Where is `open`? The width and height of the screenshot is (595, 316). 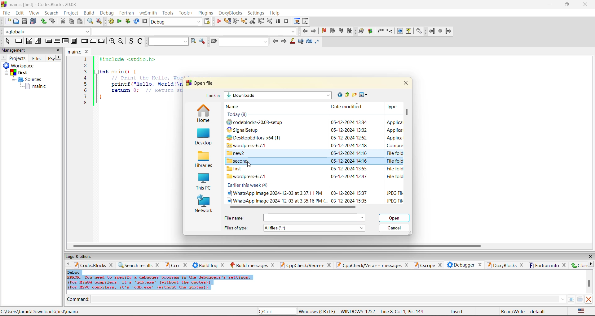 open is located at coordinates (16, 21).